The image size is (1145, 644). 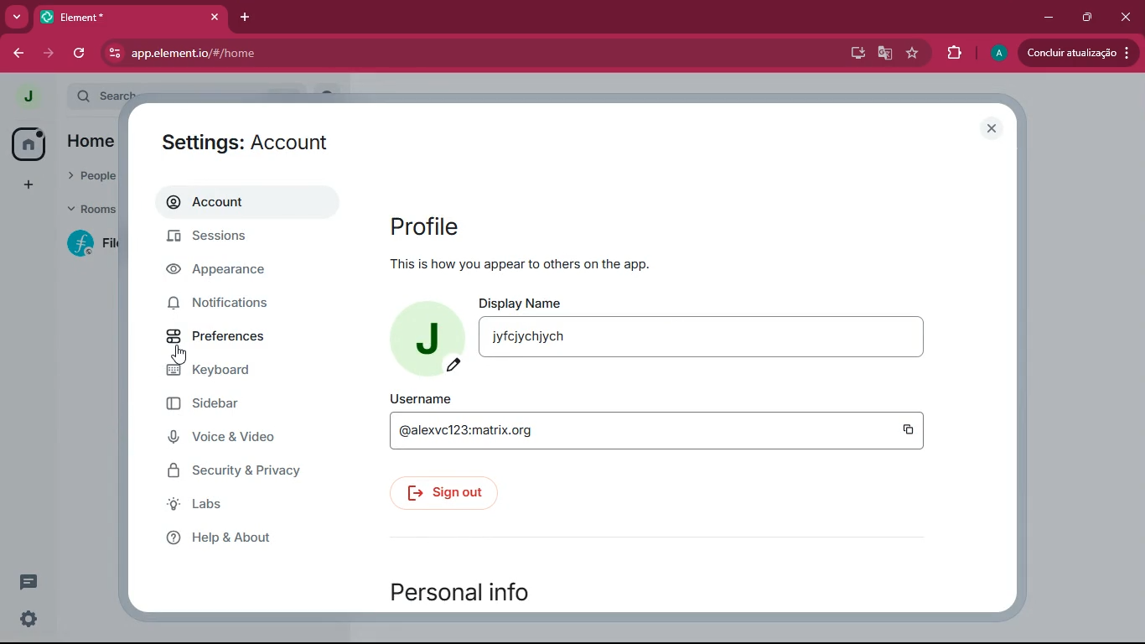 I want to click on profile picture, so click(x=418, y=335).